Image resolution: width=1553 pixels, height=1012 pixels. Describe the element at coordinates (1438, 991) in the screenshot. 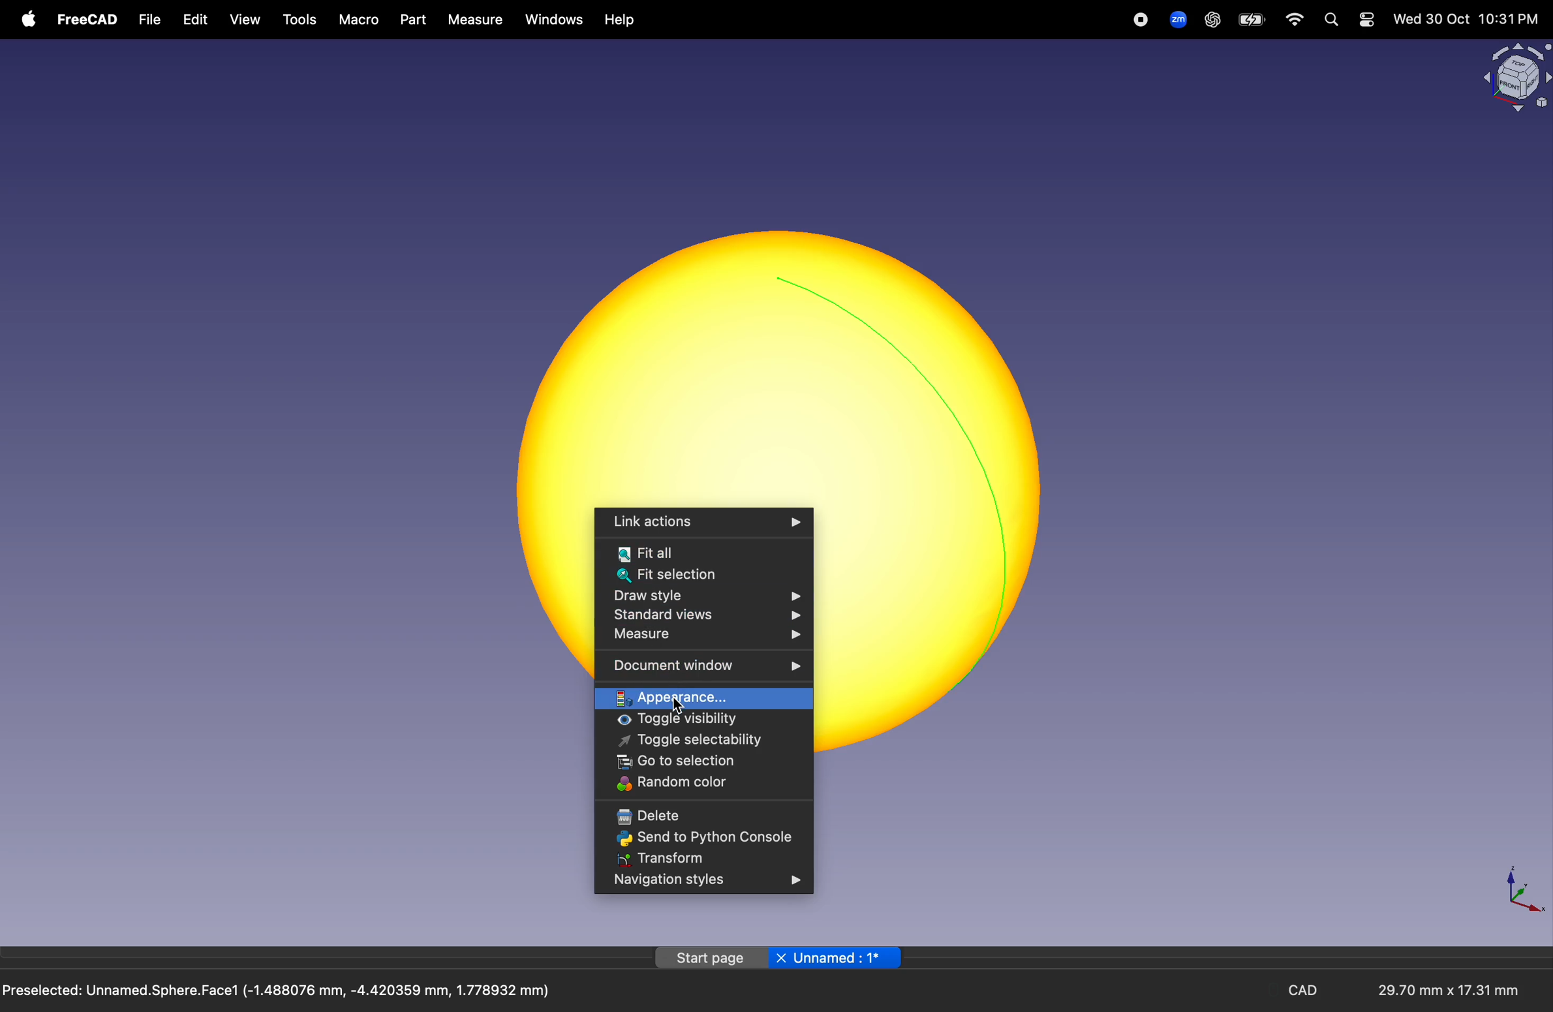

I see `29.70 mm x 17.31 mm` at that location.